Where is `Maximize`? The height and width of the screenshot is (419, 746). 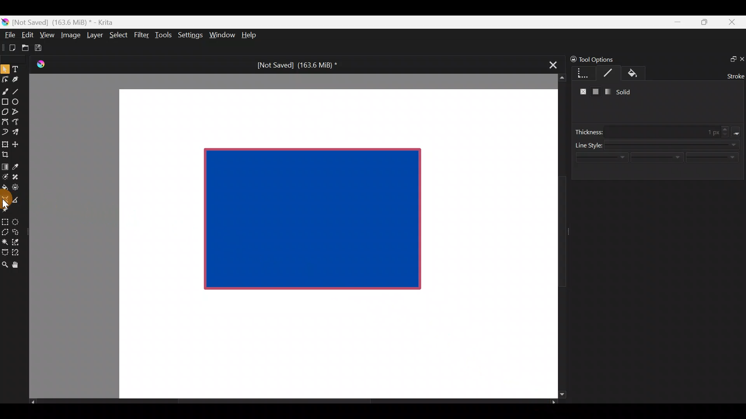
Maximize is located at coordinates (704, 22).